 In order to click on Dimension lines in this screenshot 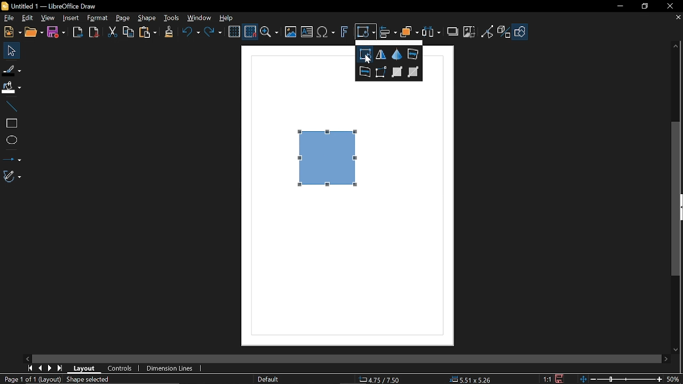, I will do `click(168, 368)`.